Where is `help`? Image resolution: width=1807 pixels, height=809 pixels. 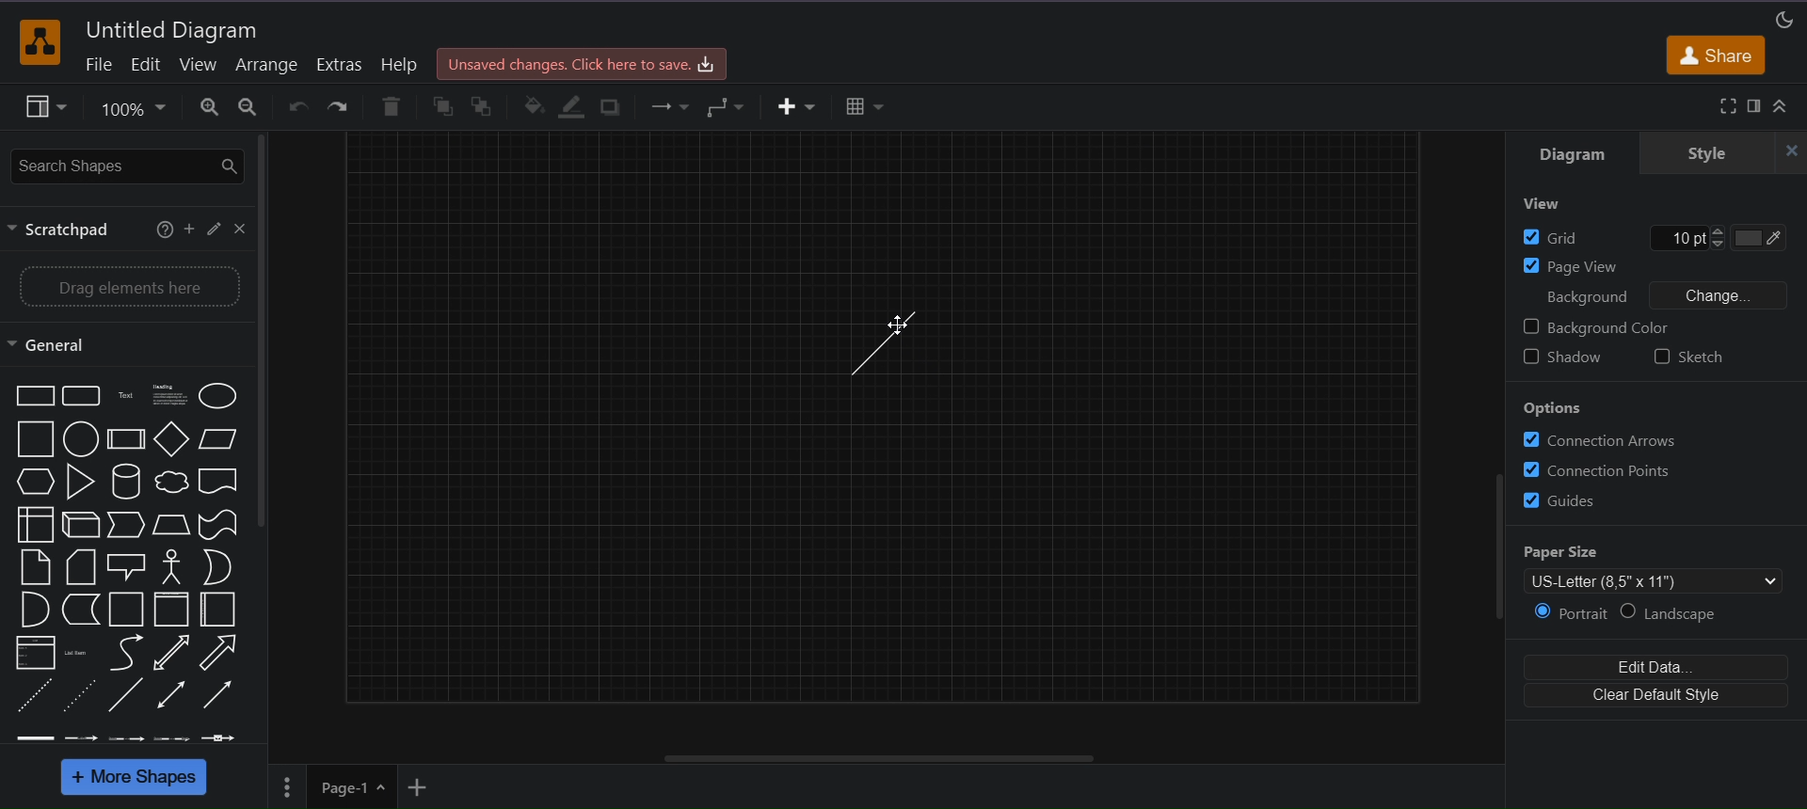
help is located at coordinates (161, 230).